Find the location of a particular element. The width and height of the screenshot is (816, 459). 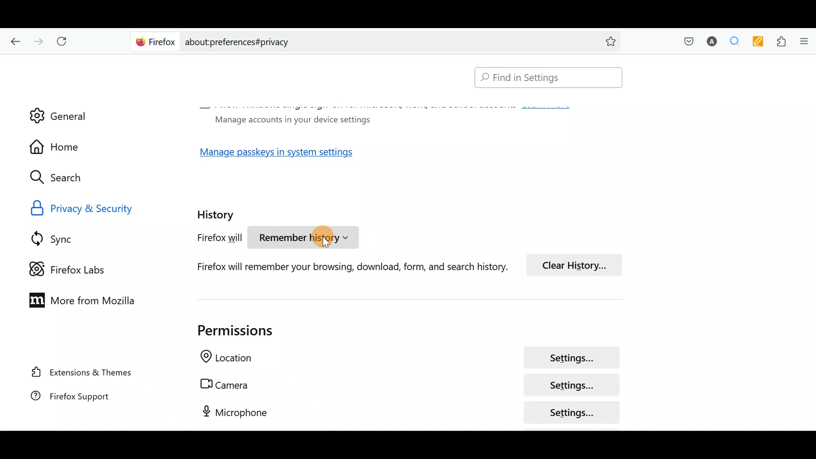

Location settings is located at coordinates (405, 359).